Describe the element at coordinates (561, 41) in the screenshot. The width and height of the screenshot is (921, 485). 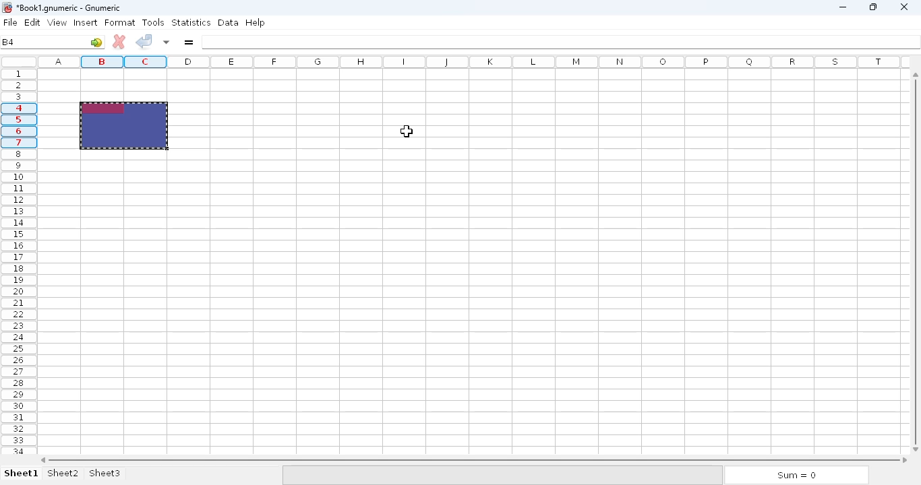
I see `formula bar` at that location.